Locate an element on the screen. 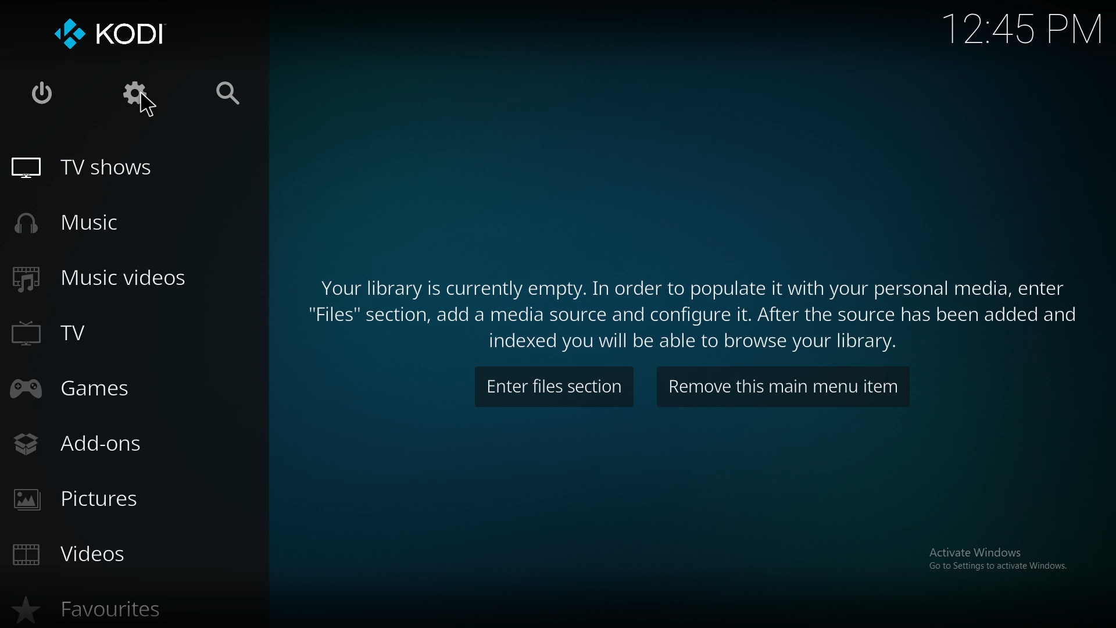  pictures is located at coordinates (102, 498).